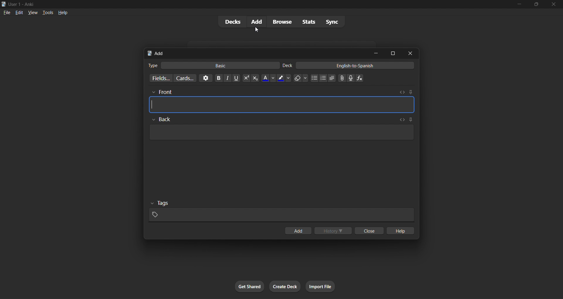 This screenshot has height=299, width=563. What do you see at coordinates (185, 77) in the screenshot?
I see `customize card templates` at bounding box center [185, 77].